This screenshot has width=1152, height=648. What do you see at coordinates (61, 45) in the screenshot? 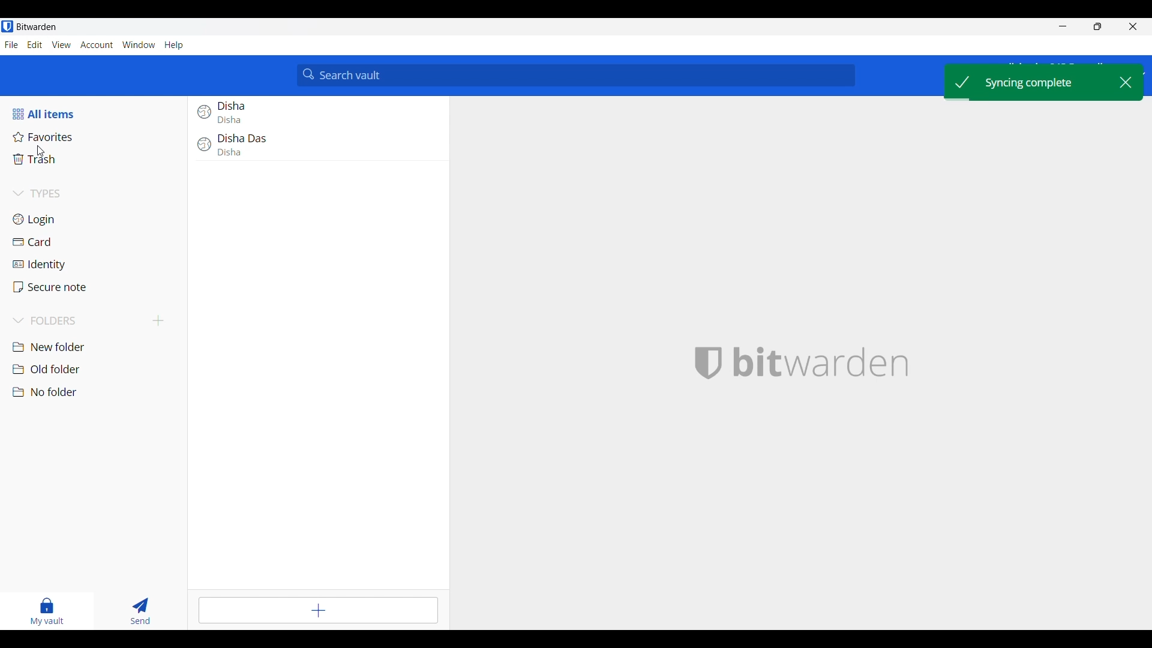
I see `View menu` at bounding box center [61, 45].